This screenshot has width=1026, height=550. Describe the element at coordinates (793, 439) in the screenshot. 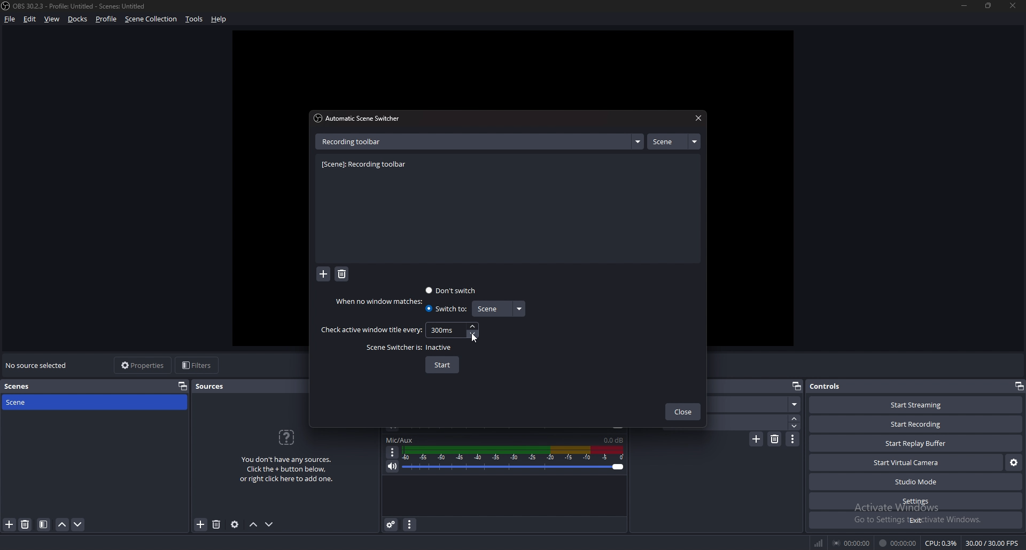

I see `transition properties` at that location.